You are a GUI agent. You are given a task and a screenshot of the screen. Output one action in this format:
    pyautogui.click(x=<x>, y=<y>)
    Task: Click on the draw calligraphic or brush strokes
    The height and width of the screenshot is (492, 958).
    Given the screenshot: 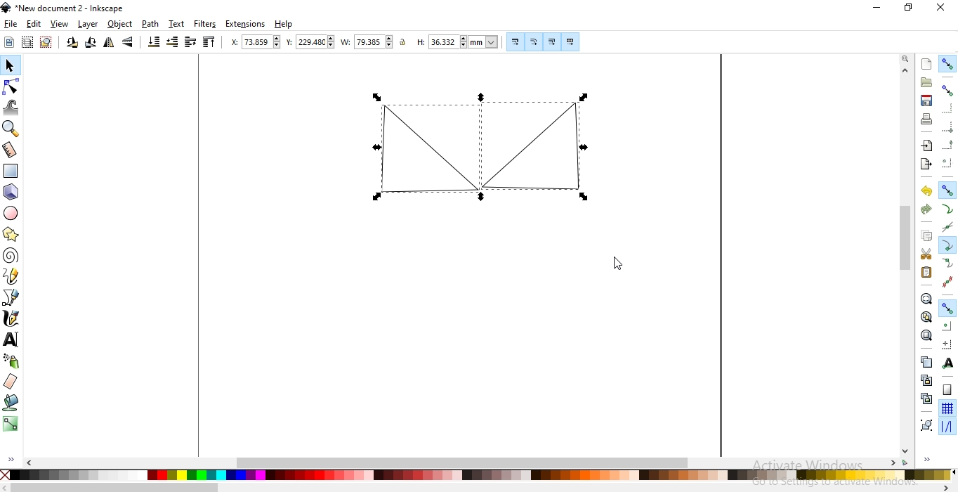 What is the action you would take?
    pyautogui.click(x=11, y=318)
    